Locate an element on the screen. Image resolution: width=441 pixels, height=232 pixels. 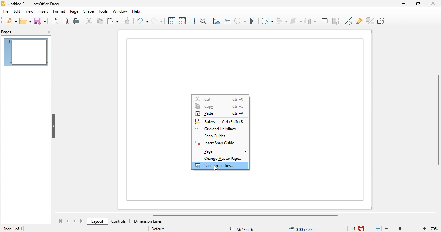
show gulepoint functions is located at coordinates (359, 22).